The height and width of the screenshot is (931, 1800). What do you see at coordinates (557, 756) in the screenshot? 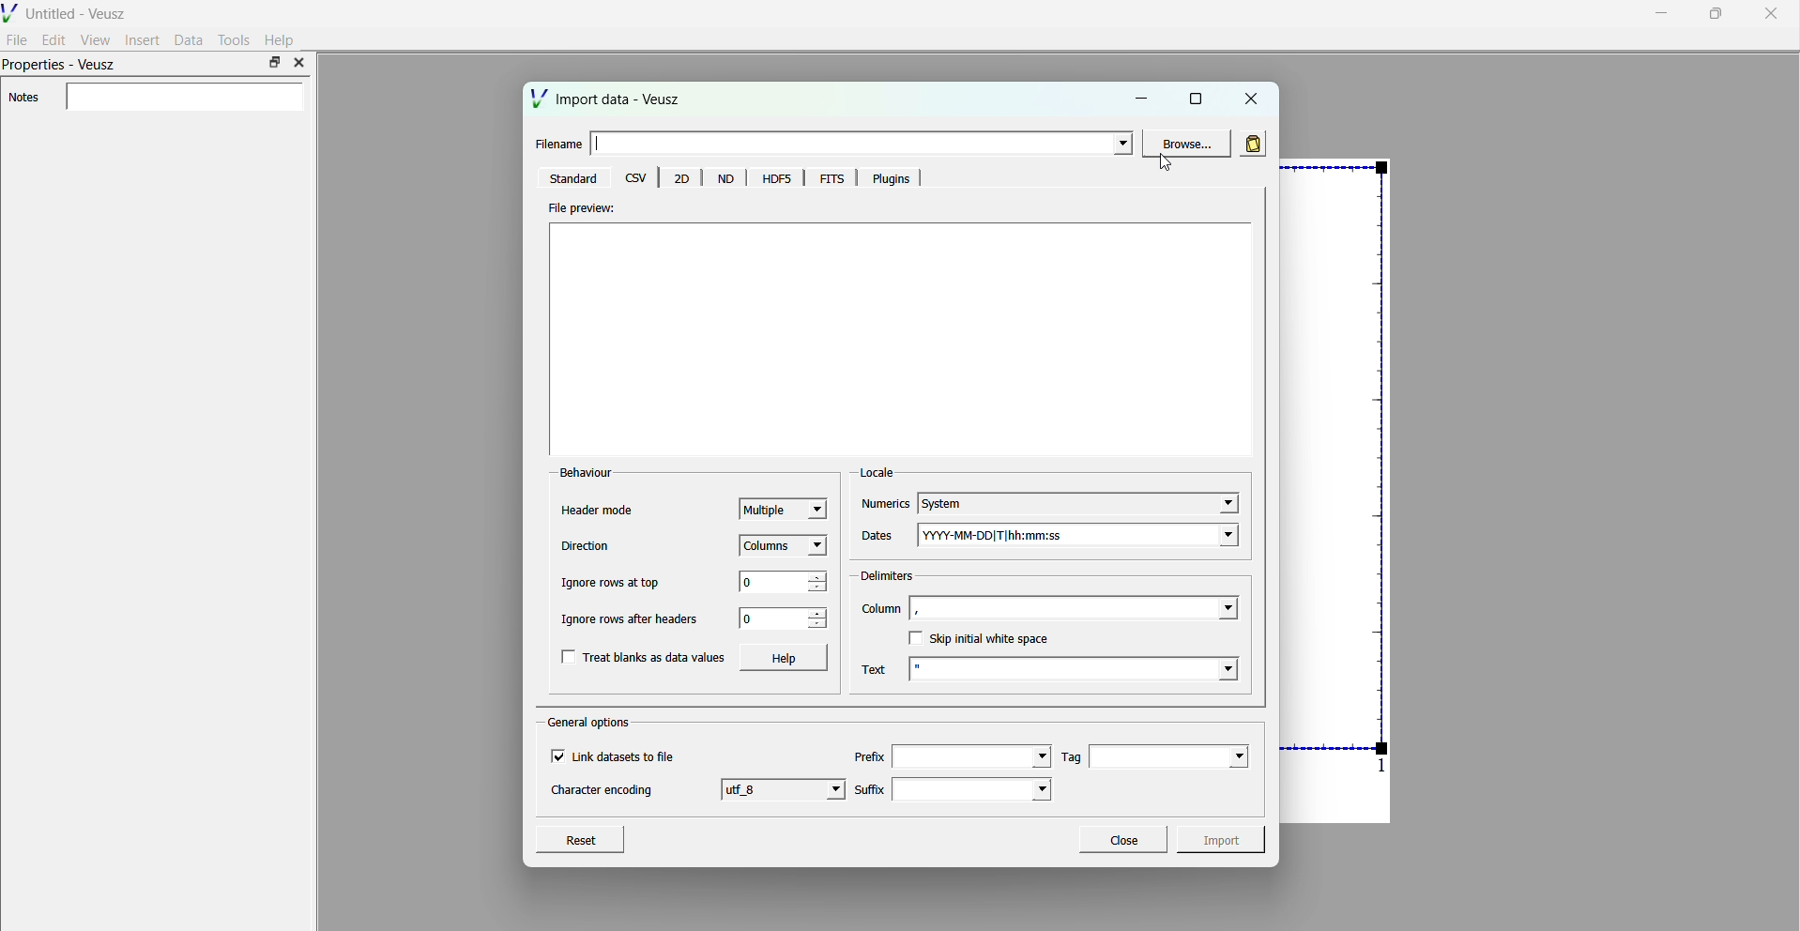
I see `checkbox` at bounding box center [557, 756].